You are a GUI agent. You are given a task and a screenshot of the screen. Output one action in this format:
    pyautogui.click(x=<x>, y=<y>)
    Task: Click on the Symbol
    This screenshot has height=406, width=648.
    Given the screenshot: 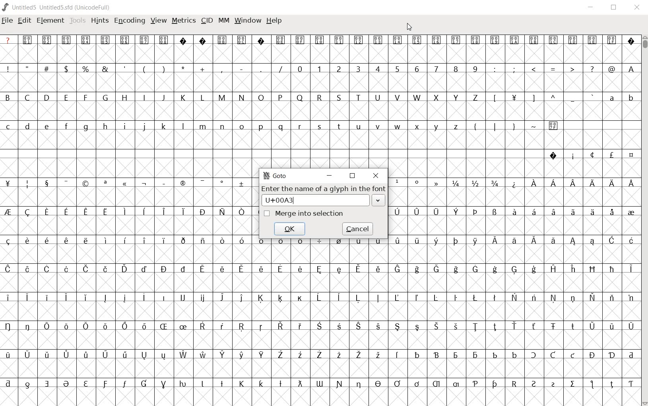 What is the action you would take?
    pyautogui.click(x=398, y=355)
    